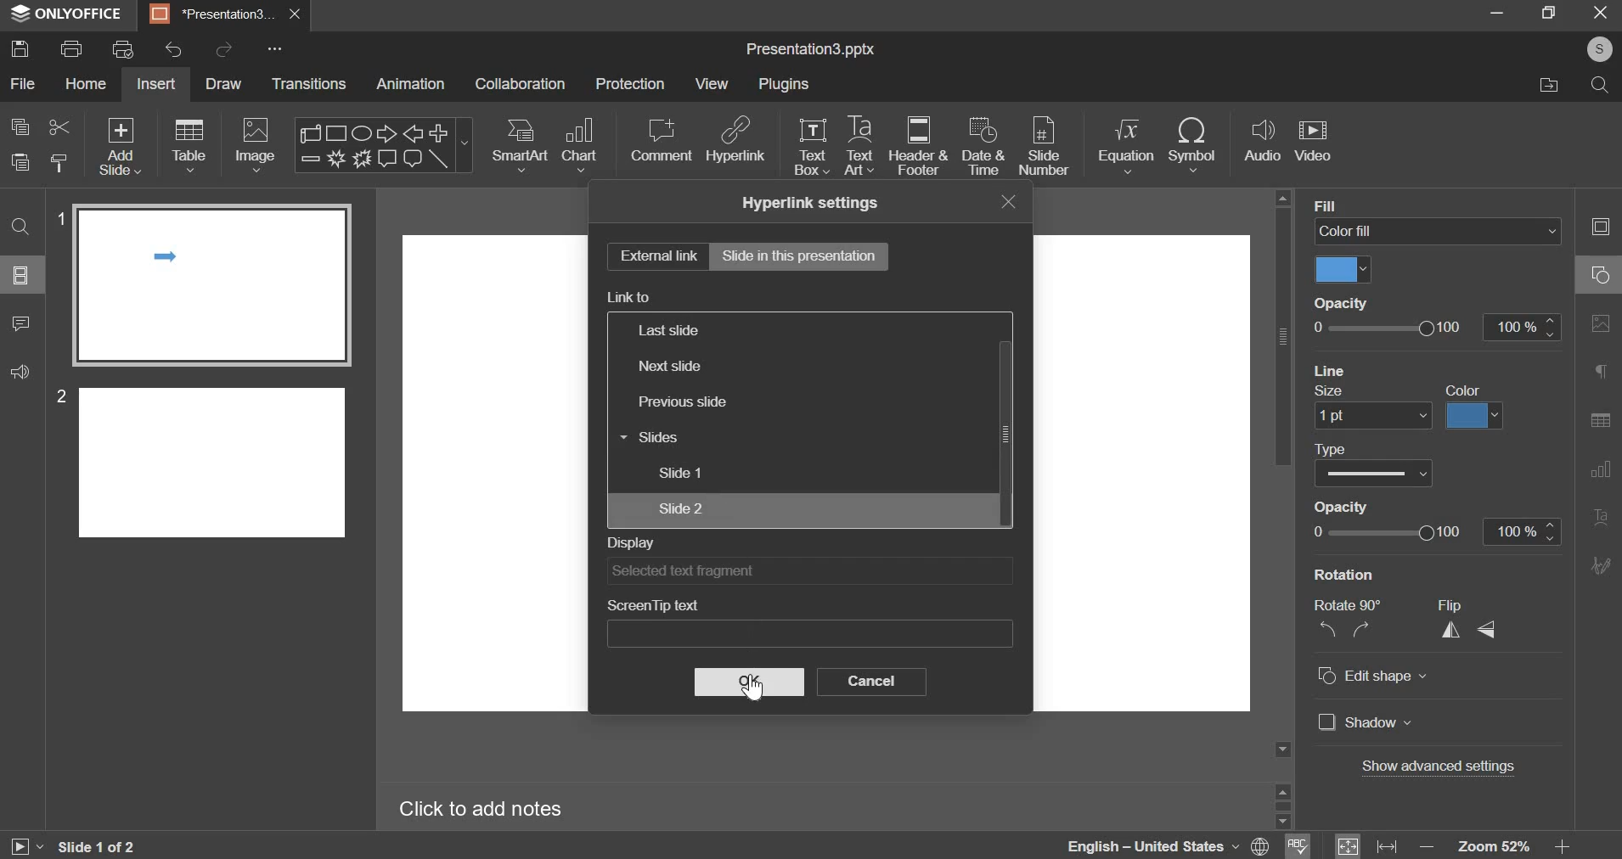  I want to click on increase/decrease opacity, so click(1523, 532).